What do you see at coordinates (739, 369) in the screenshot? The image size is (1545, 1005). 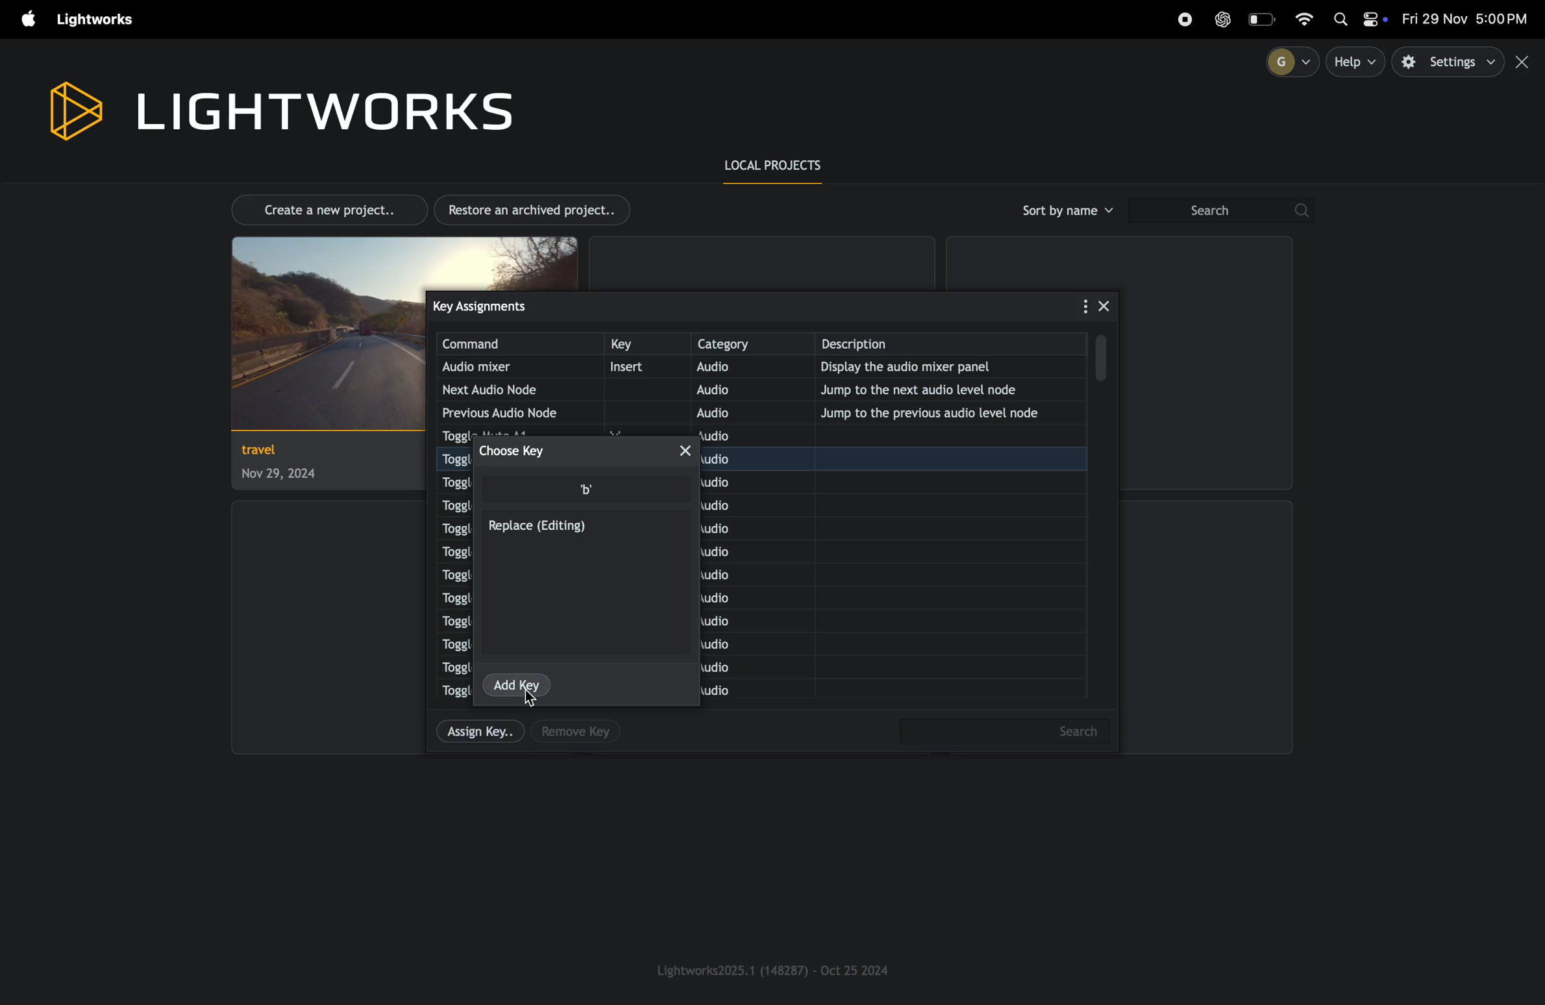 I see `audio` at bounding box center [739, 369].